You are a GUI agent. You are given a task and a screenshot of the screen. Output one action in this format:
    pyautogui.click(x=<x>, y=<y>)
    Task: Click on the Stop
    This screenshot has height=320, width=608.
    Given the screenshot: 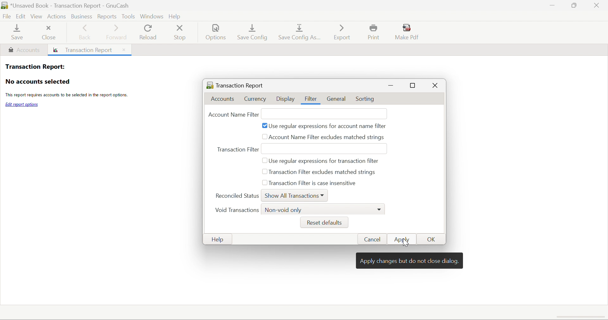 What is the action you would take?
    pyautogui.click(x=181, y=33)
    